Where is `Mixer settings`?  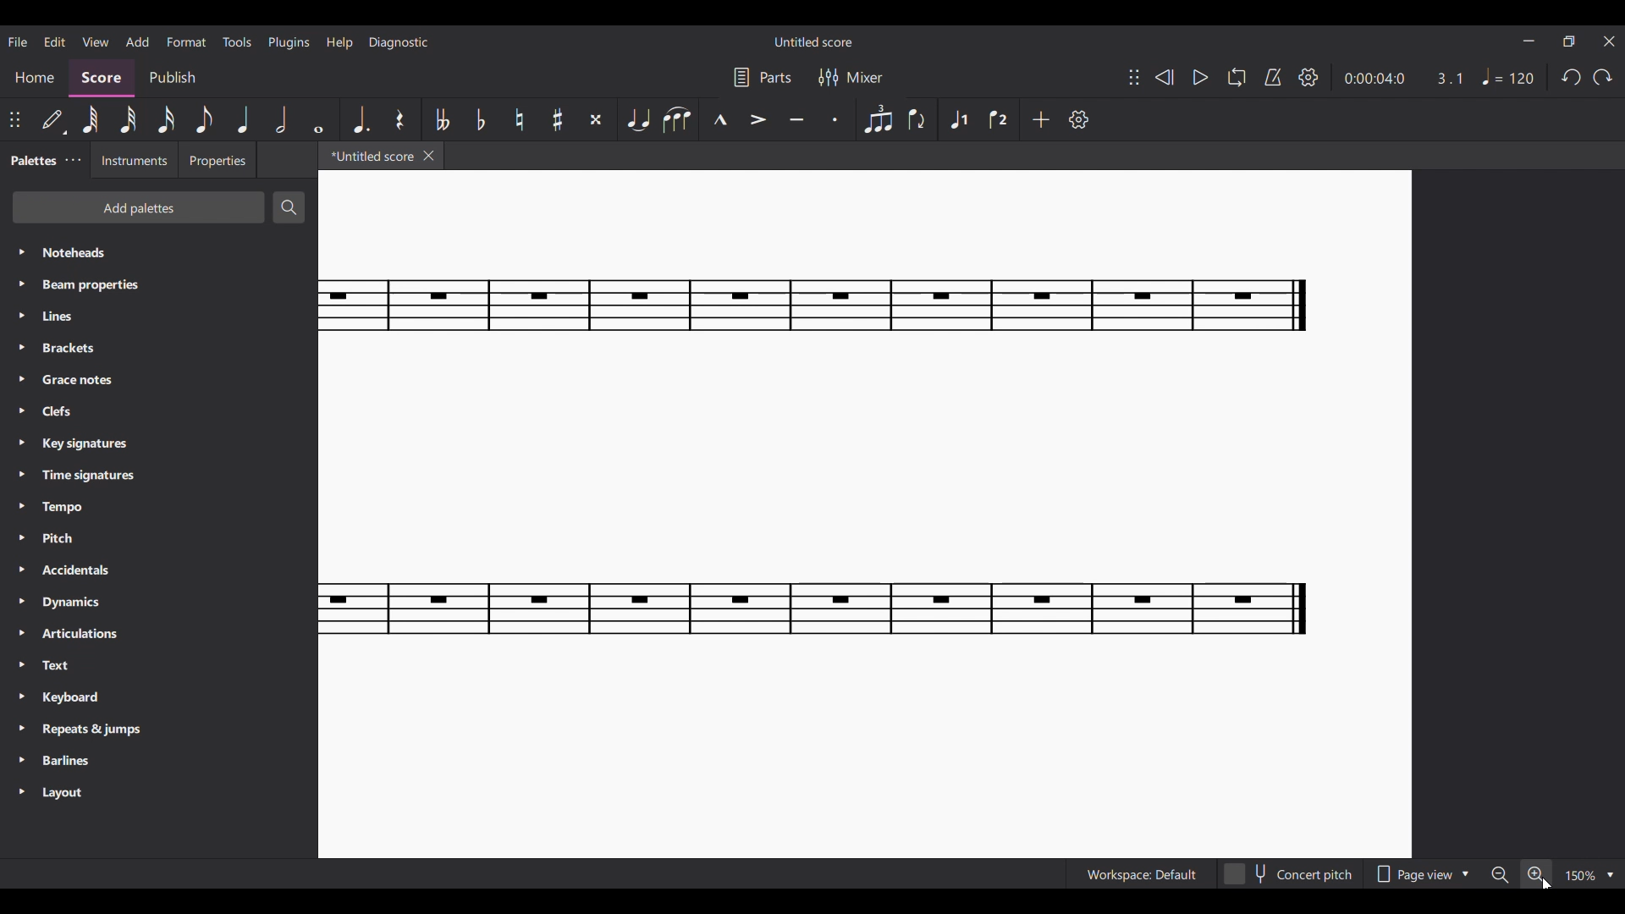
Mixer settings is located at coordinates (851, 77).